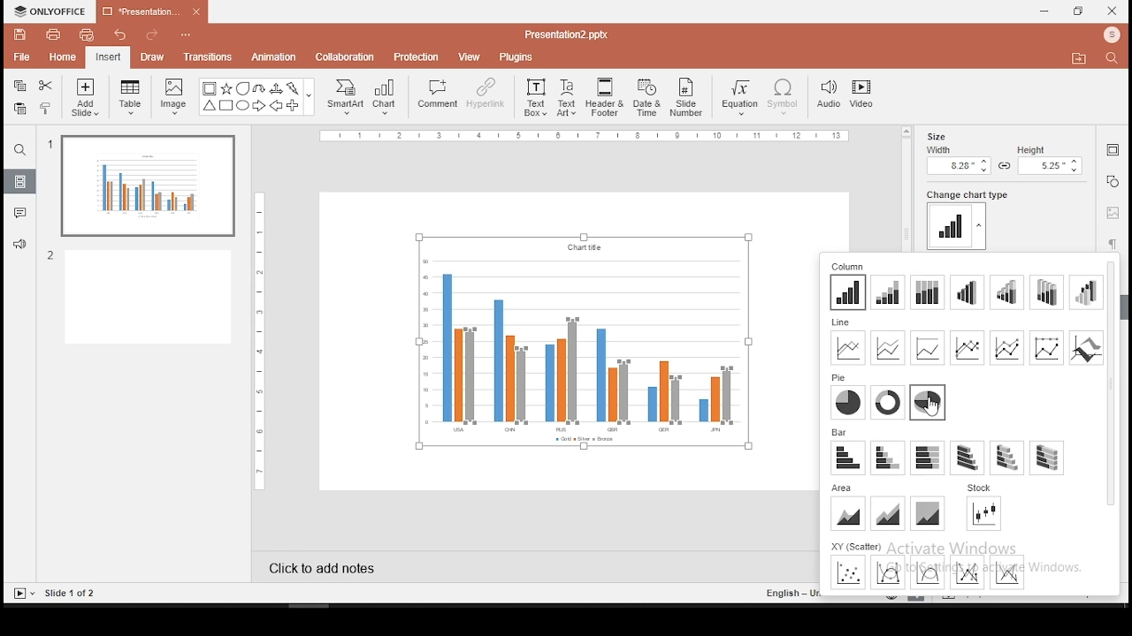  What do you see at coordinates (52, 11) in the screenshot?
I see `icon` at bounding box center [52, 11].